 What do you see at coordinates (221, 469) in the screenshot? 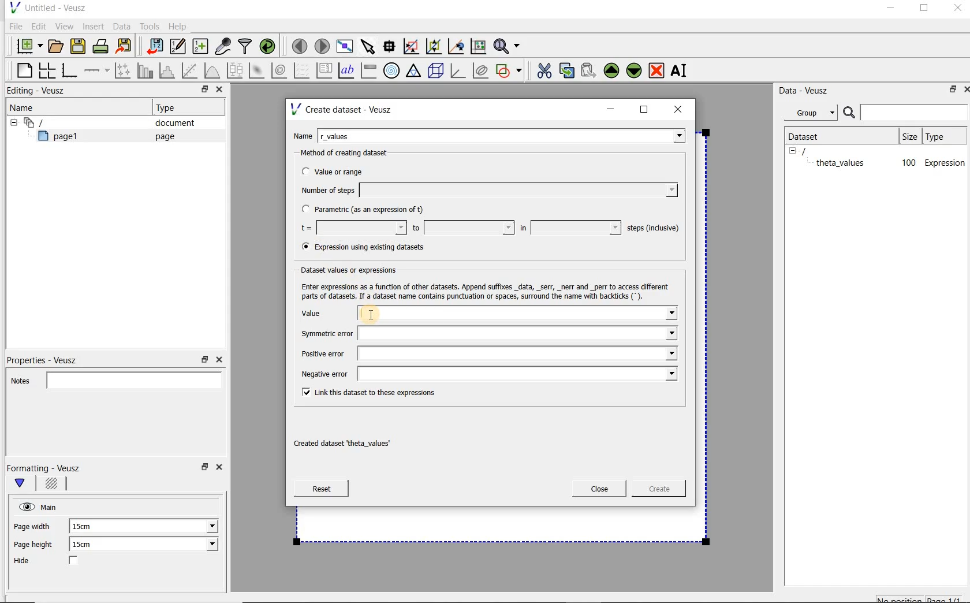
I see `Close` at bounding box center [221, 469].